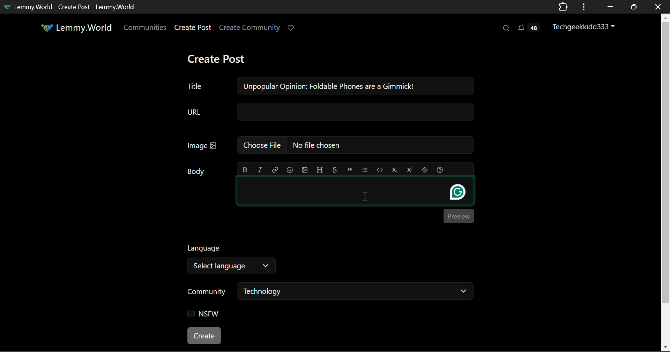  What do you see at coordinates (528, 28) in the screenshot?
I see `Notifications` at bounding box center [528, 28].